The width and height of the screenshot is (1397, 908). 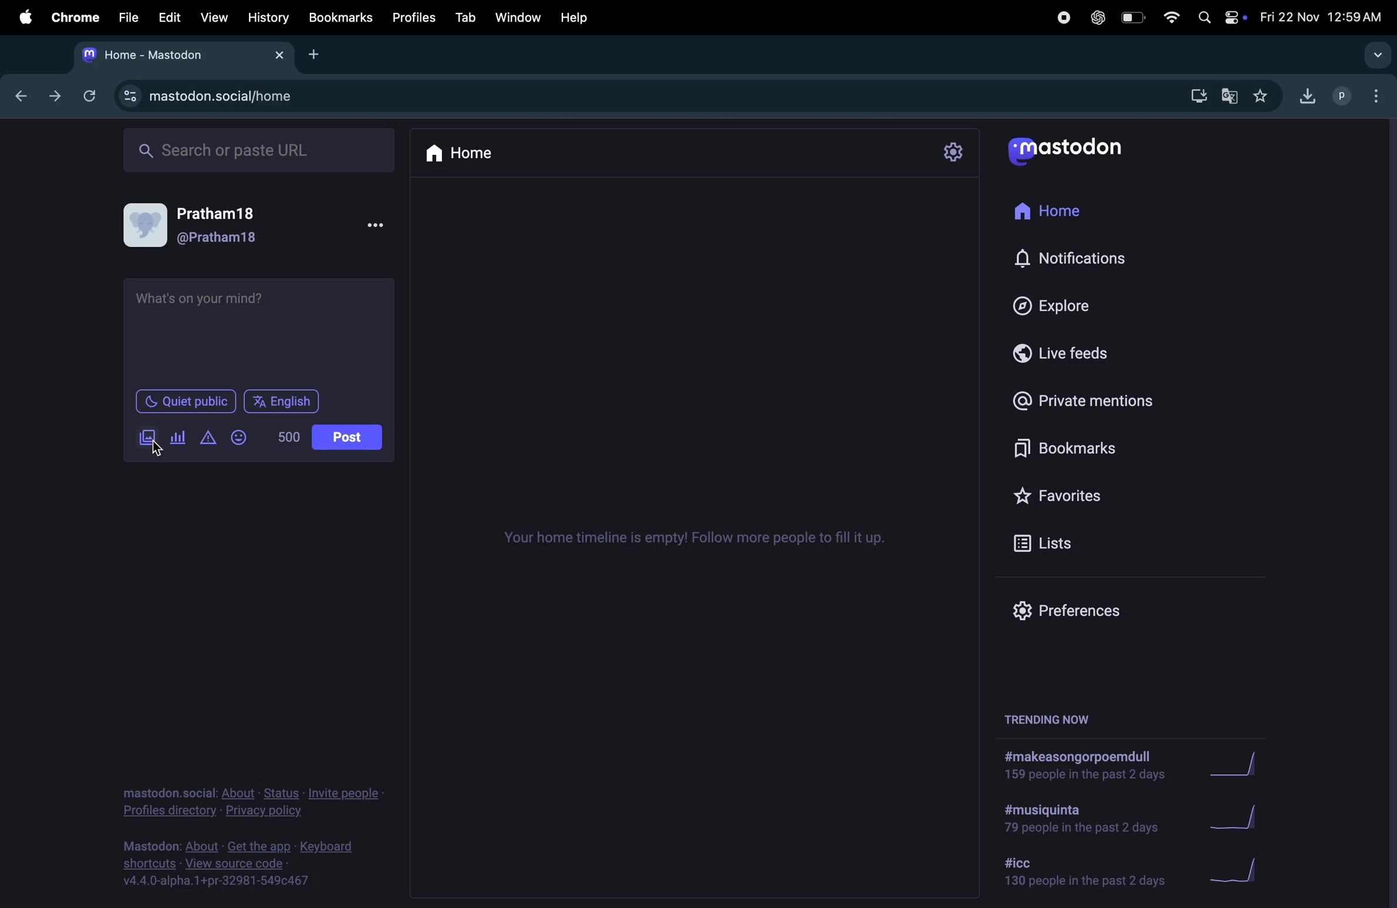 I want to click on window, so click(x=518, y=18).